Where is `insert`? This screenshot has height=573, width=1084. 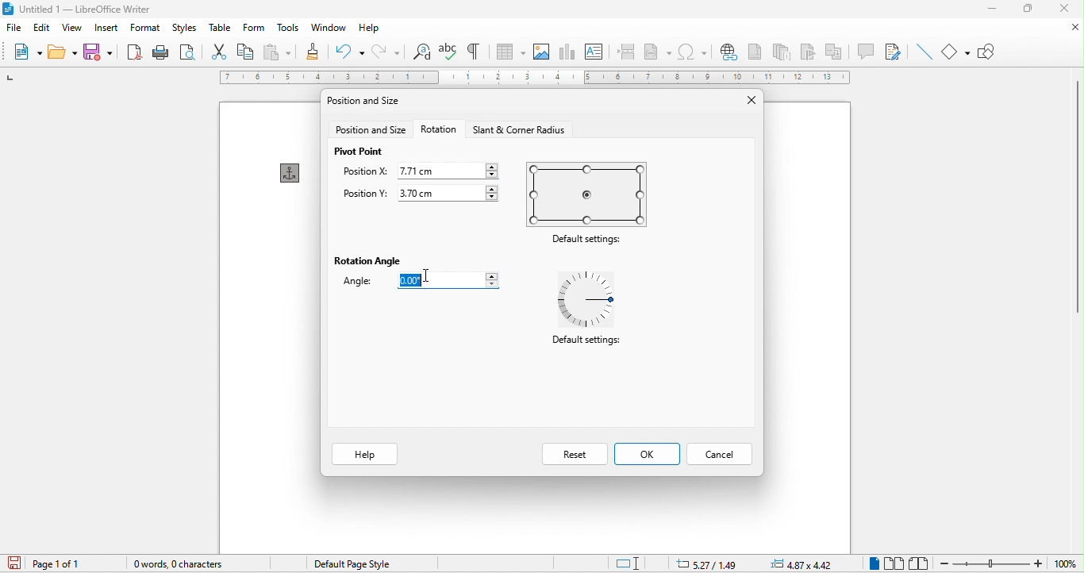
insert is located at coordinates (106, 29).